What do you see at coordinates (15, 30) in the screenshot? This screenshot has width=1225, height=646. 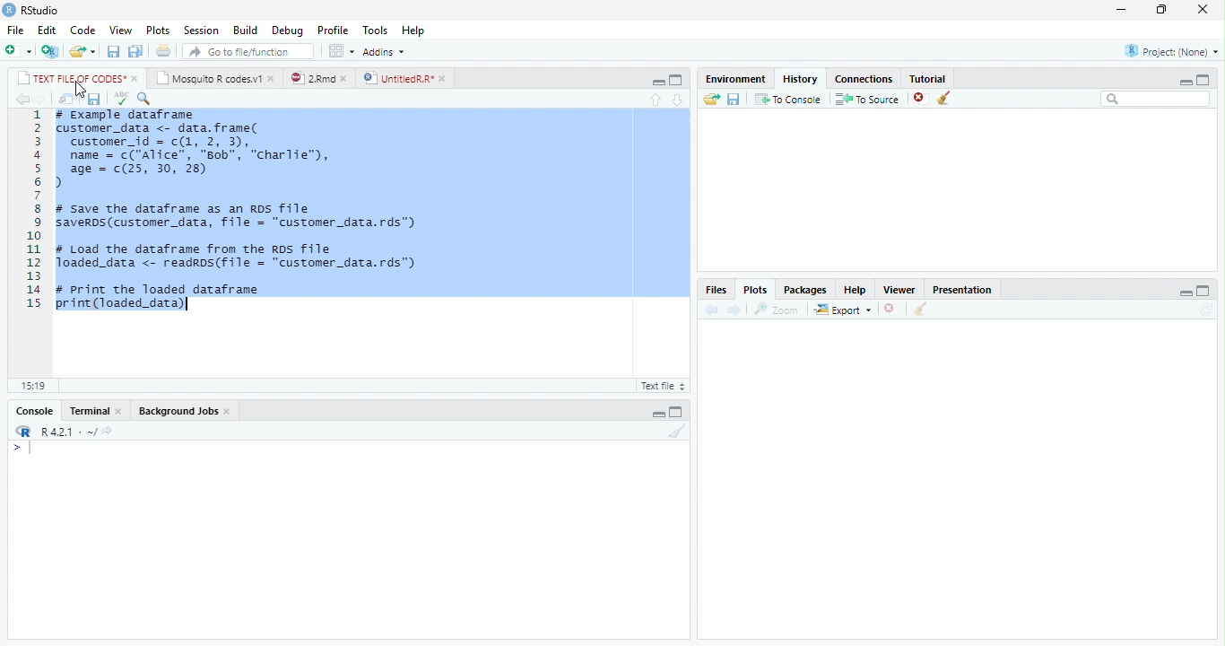 I see `File` at bounding box center [15, 30].